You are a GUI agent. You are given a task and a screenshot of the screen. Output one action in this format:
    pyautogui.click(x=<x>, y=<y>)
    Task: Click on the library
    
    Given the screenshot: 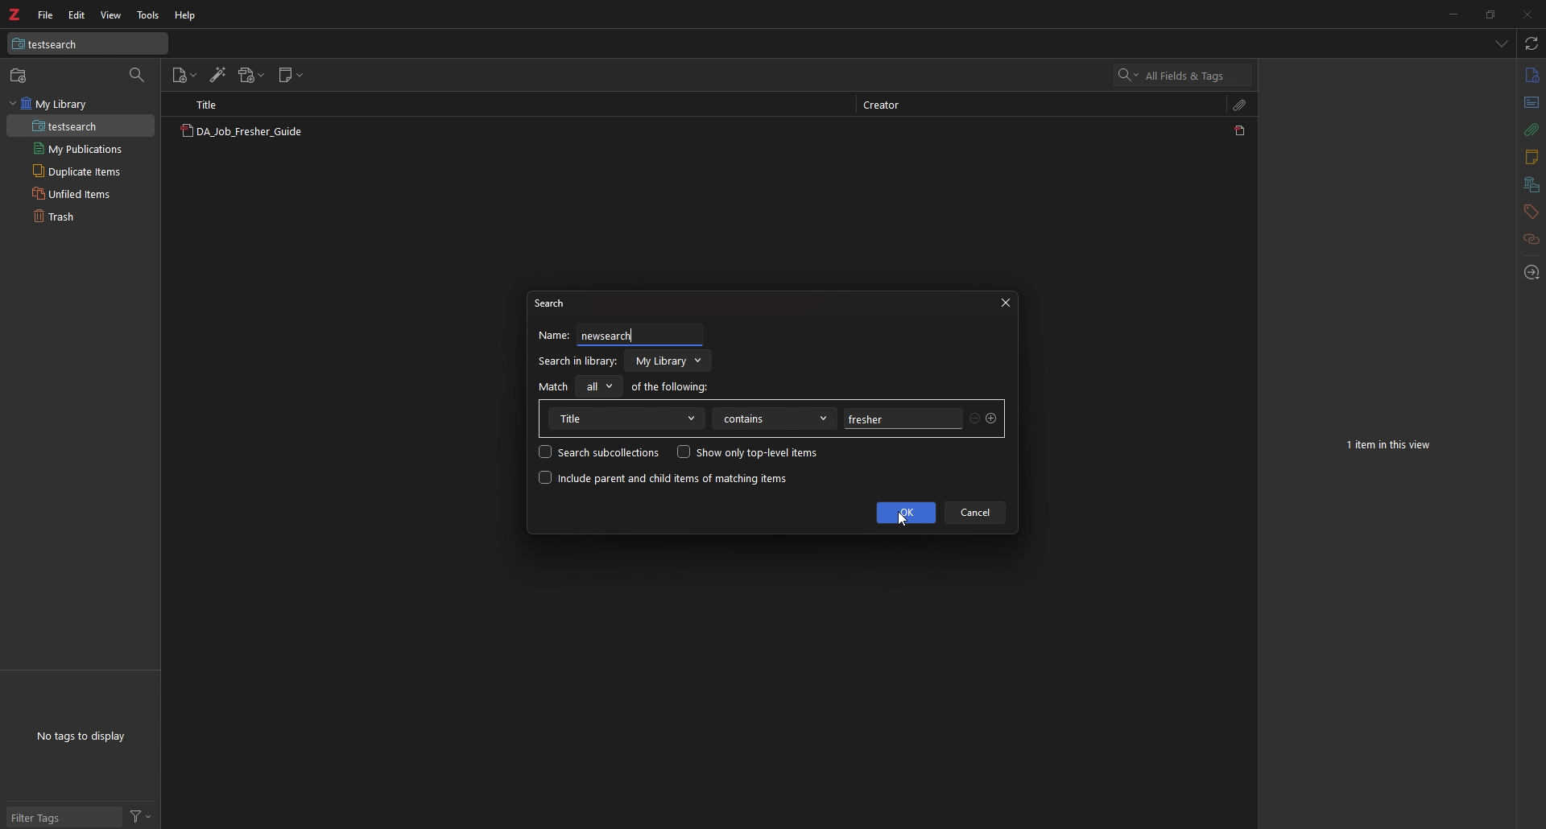 What is the action you would take?
    pyautogui.click(x=670, y=361)
    